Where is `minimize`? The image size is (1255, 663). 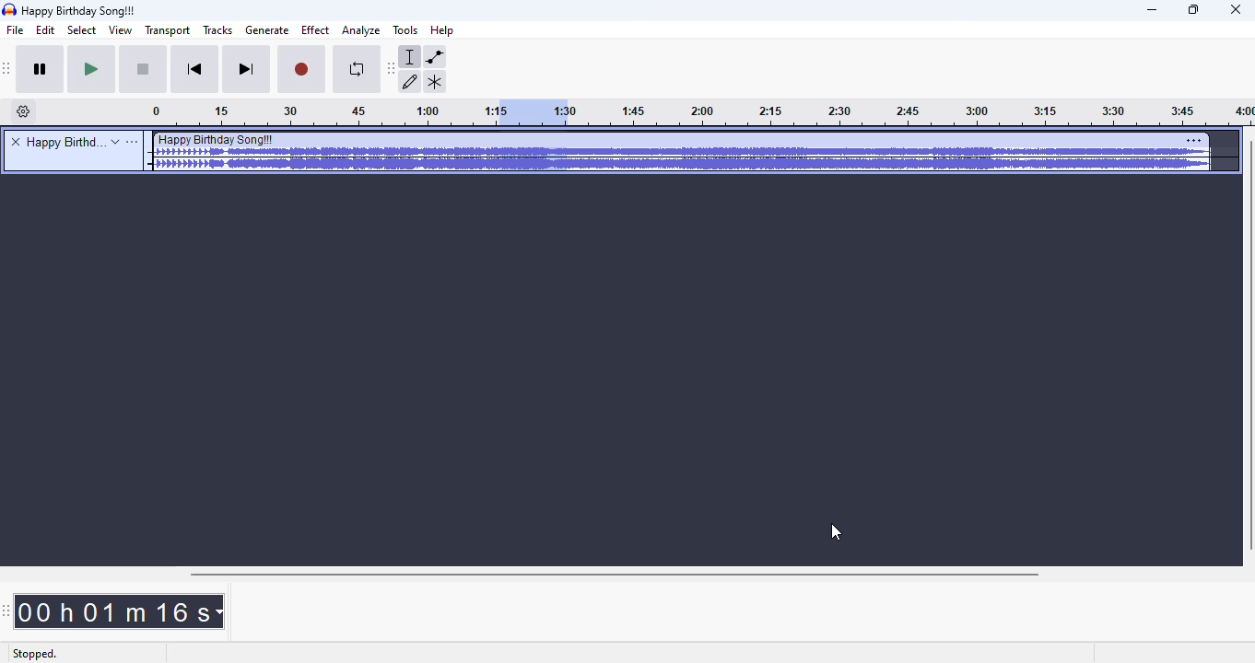
minimize is located at coordinates (1153, 11).